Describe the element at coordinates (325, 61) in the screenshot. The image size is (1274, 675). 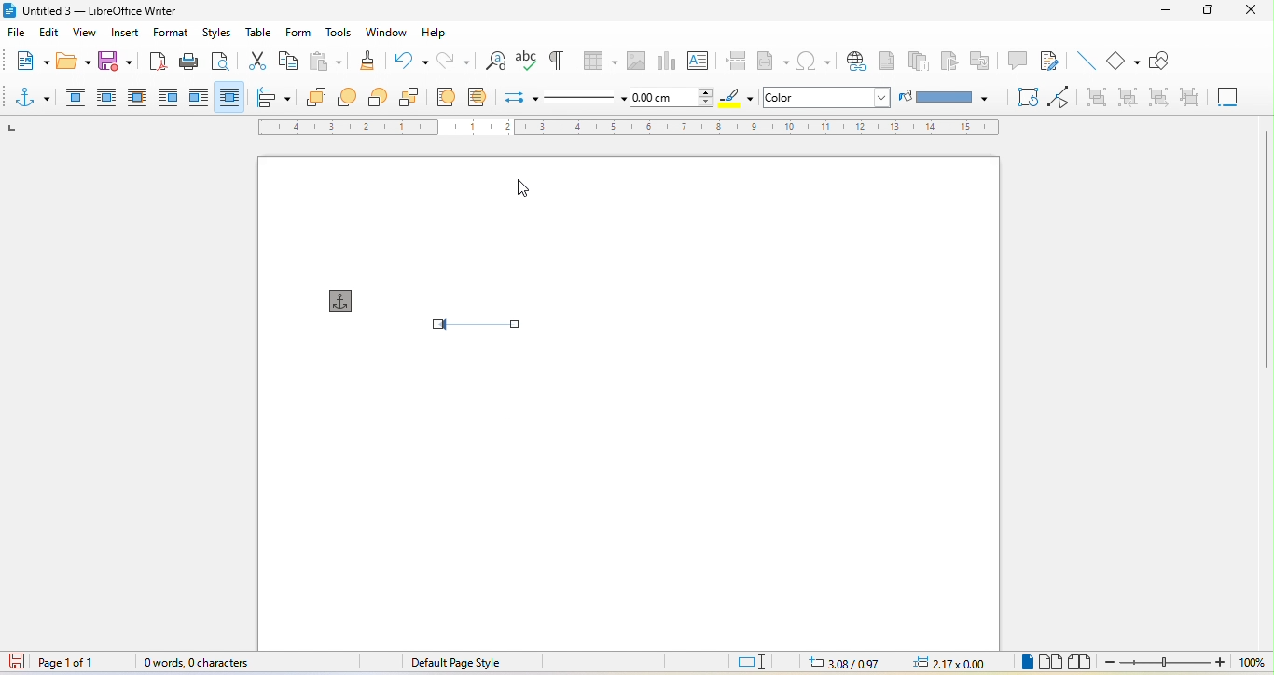
I see `paste` at that location.